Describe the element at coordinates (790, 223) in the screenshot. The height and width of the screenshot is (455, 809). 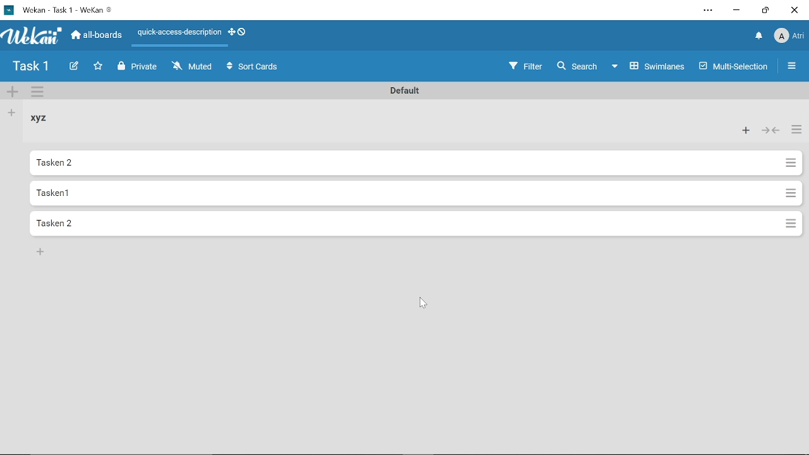
I see `List actions` at that location.